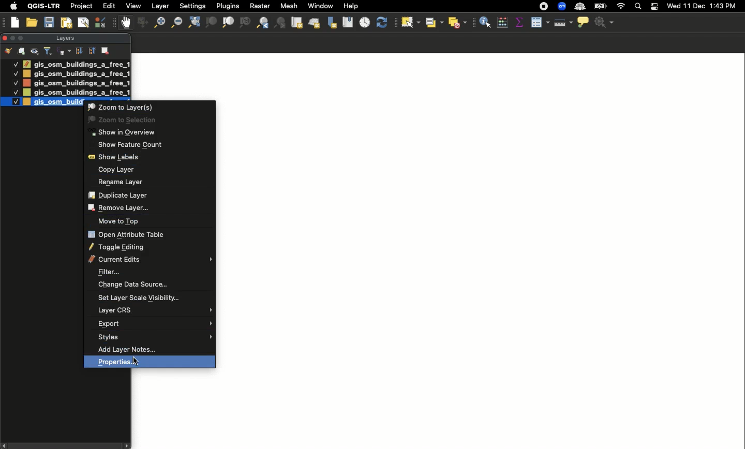 The image size is (745, 449). What do you see at coordinates (562, 6) in the screenshot?
I see `` at bounding box center [562, 6].